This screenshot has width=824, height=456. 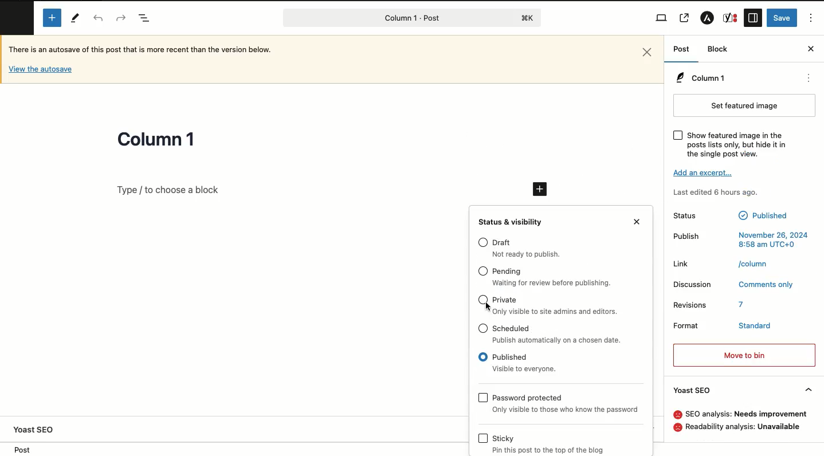 I want to click on Close, so click(x=811, y=48).